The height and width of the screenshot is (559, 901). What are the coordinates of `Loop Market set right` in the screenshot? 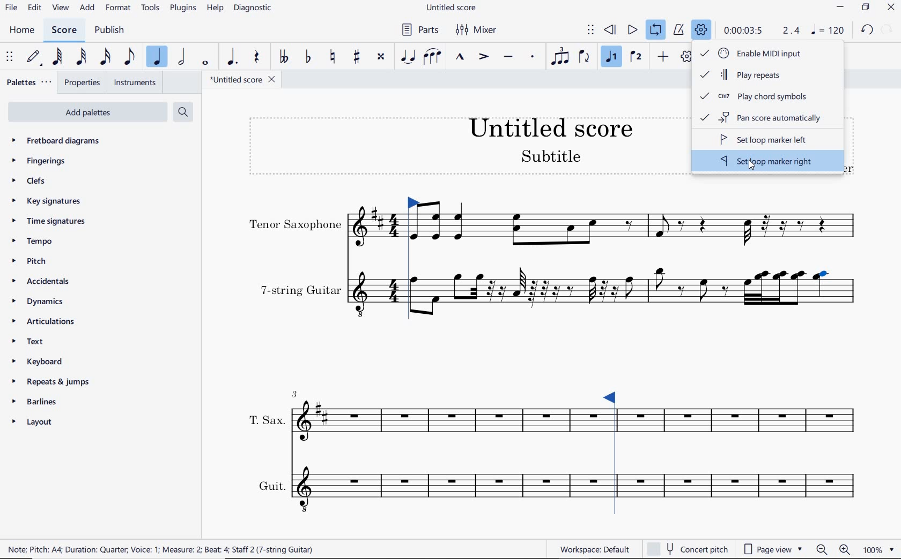 It's located at (615, 451).